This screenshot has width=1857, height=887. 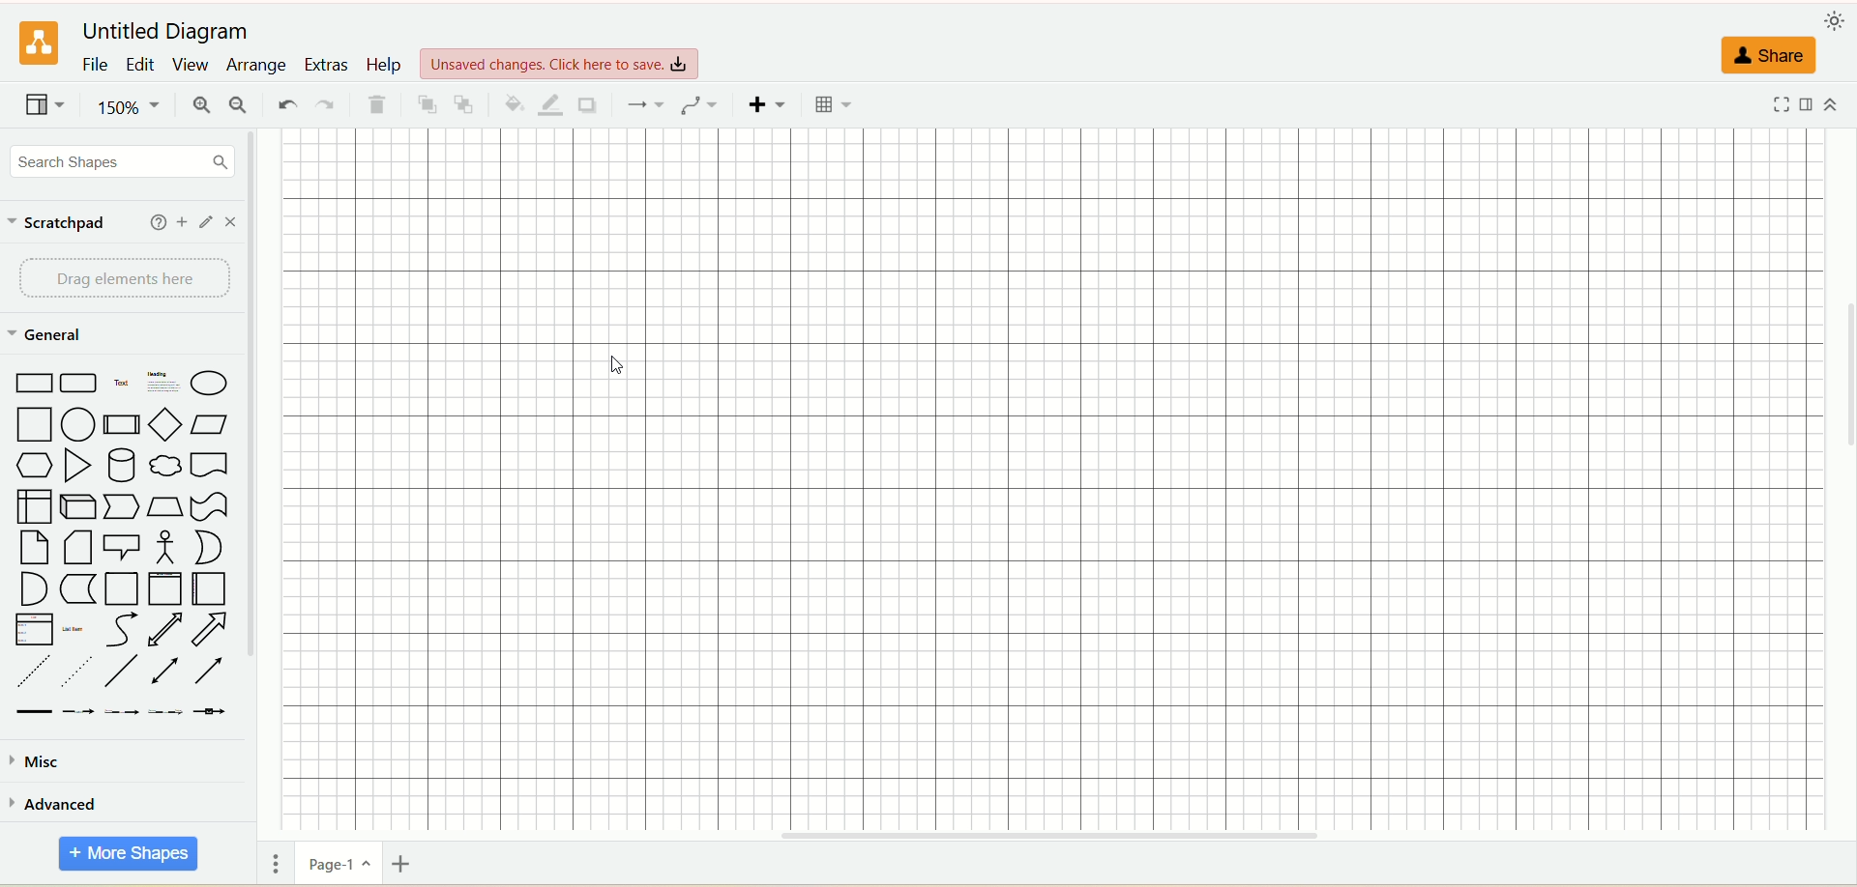 What do you see at coordinates (835, 106) in the screenshot?
I see `Table` at bounding box center [835, 106].